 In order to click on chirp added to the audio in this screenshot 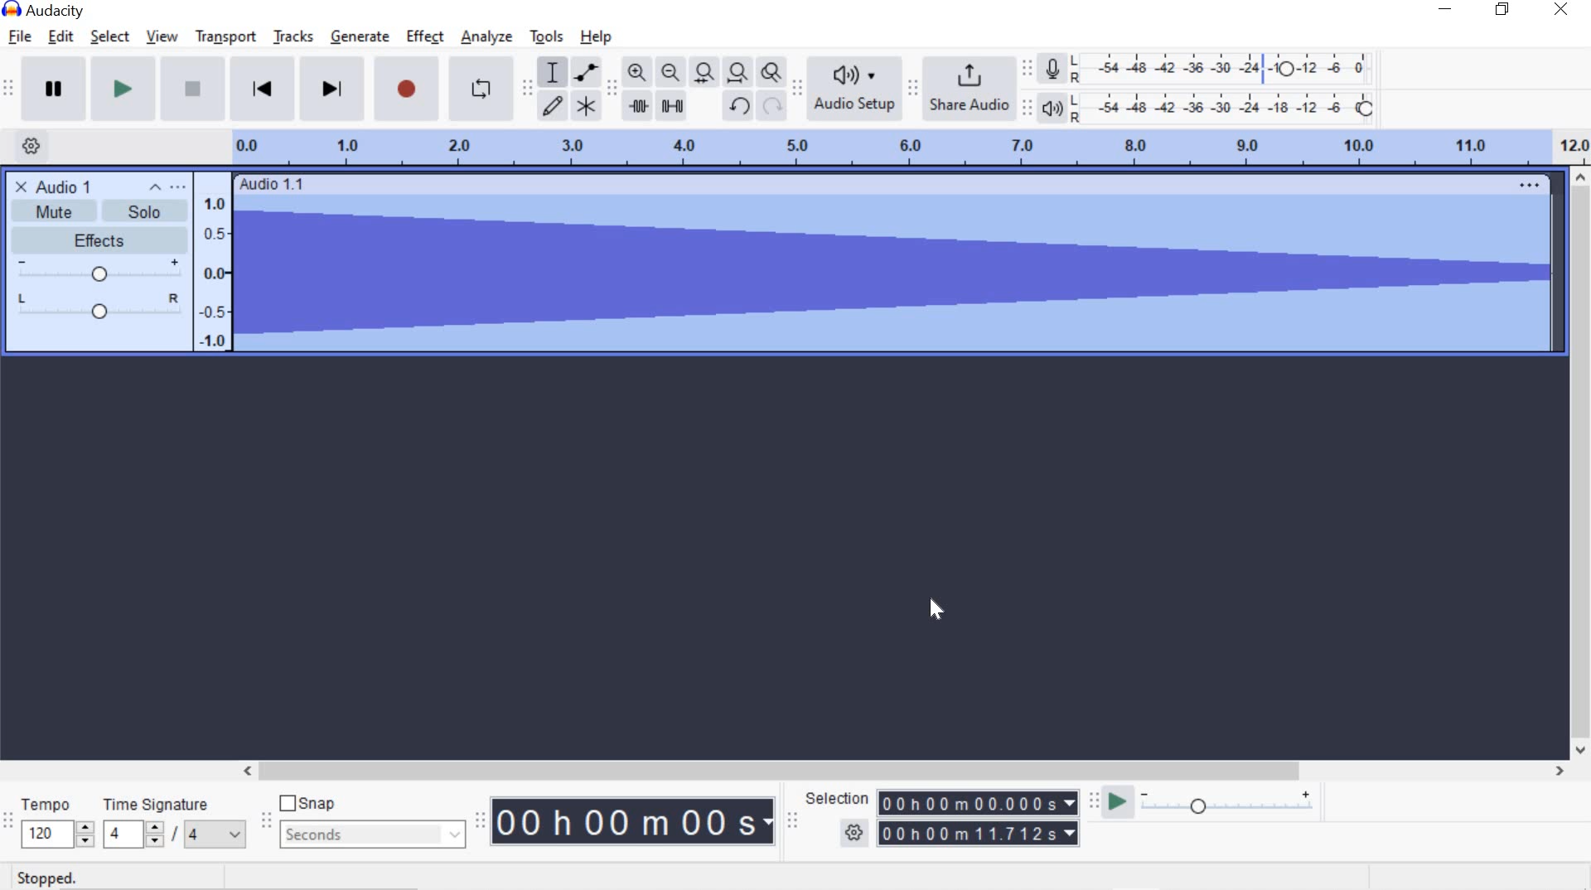, I will do `click(893, 266)`.